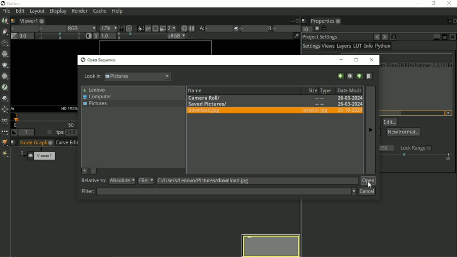 The image size is (457, 257). I want to click on Preview, so click(271, 245).